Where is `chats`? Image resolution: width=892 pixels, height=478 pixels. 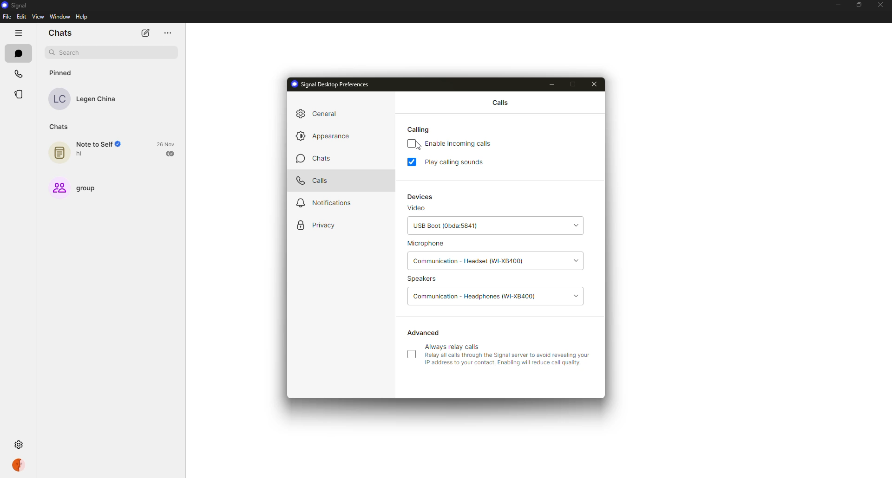 chats is located at coordinates (18, 53).